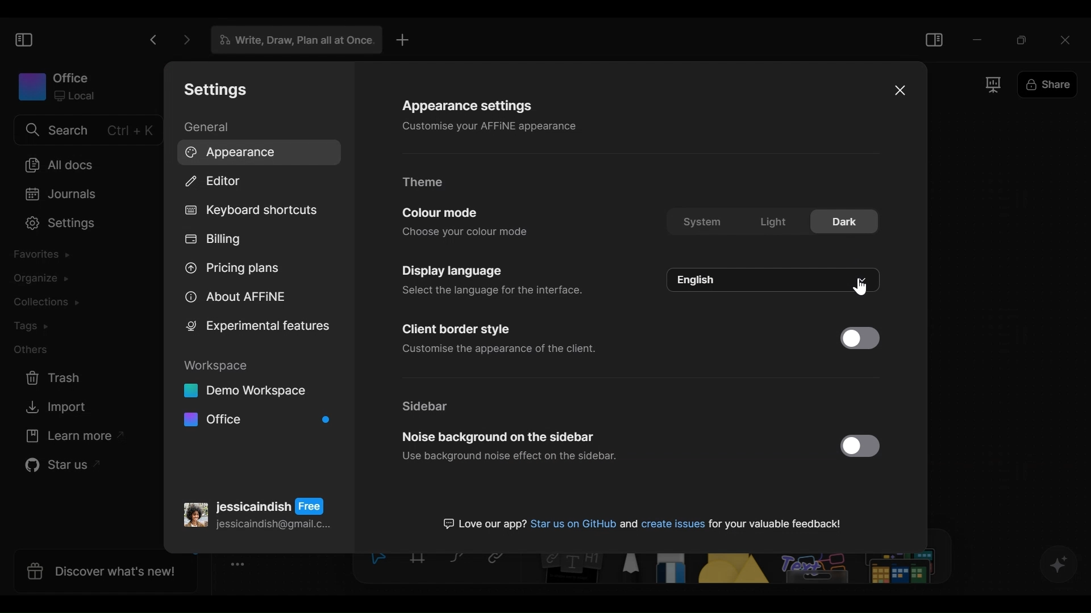 Image resolution: width=1091 pixels, height=613 pixels. Describe the element at coordinates (257, 326) in the screenshot. I see `Experimental features` at that location.